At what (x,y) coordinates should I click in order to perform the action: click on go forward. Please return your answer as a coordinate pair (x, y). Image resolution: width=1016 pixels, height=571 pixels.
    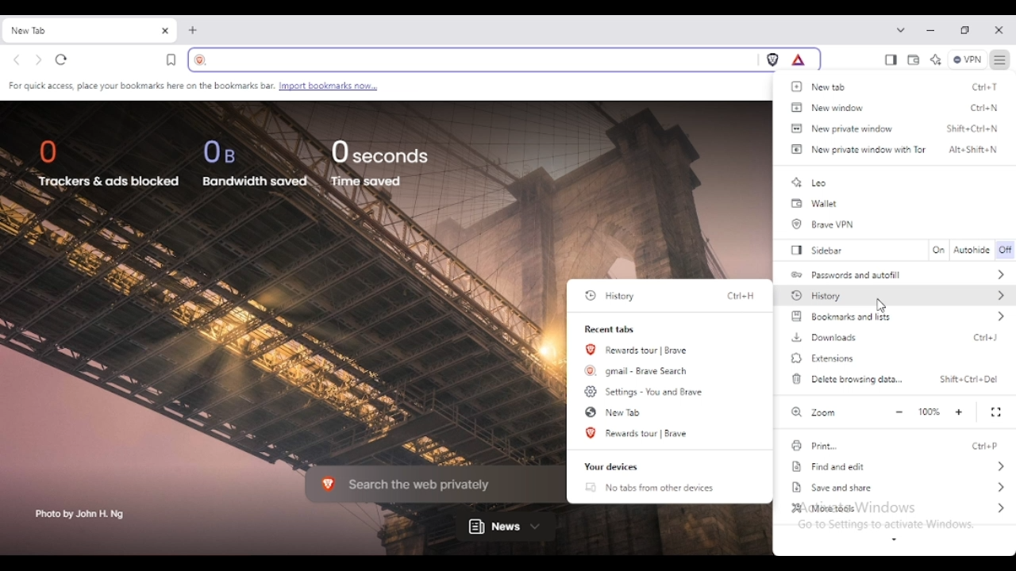
    Looking at the image, I should click on (39, 61).